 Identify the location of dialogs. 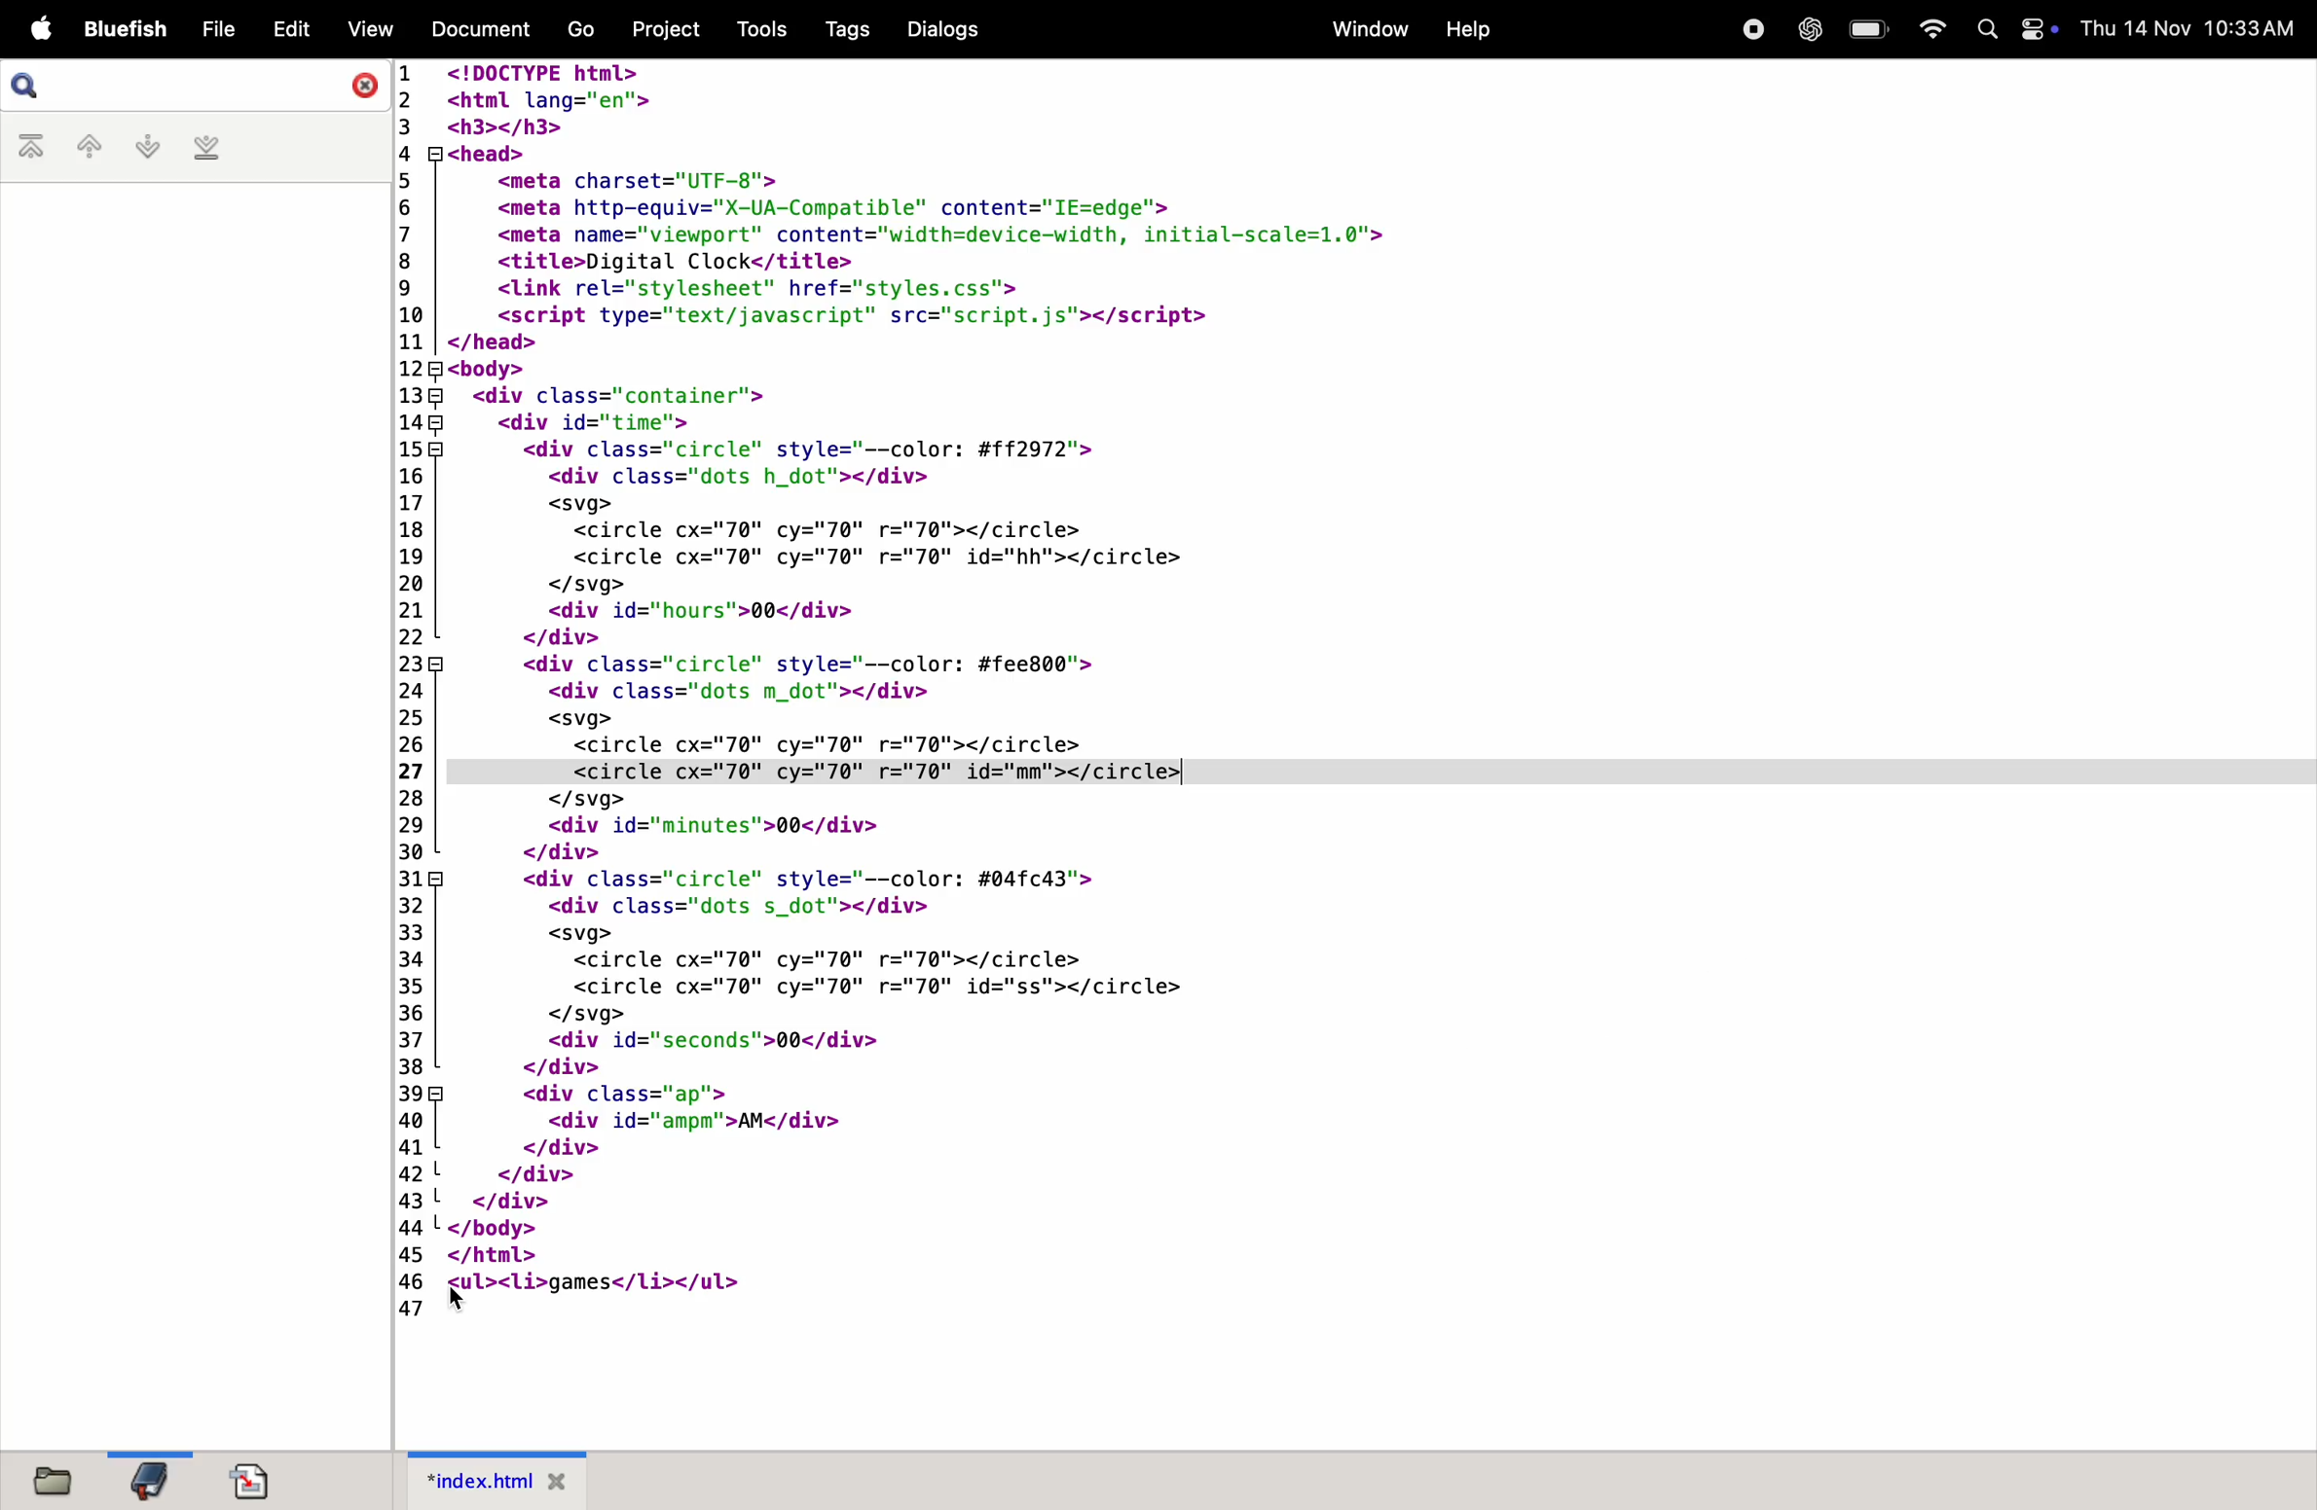
(944, 31).